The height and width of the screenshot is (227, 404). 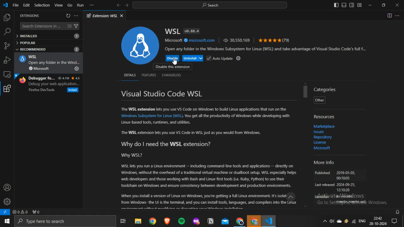 I want to click on Split editor, so click(x=389, y=15).